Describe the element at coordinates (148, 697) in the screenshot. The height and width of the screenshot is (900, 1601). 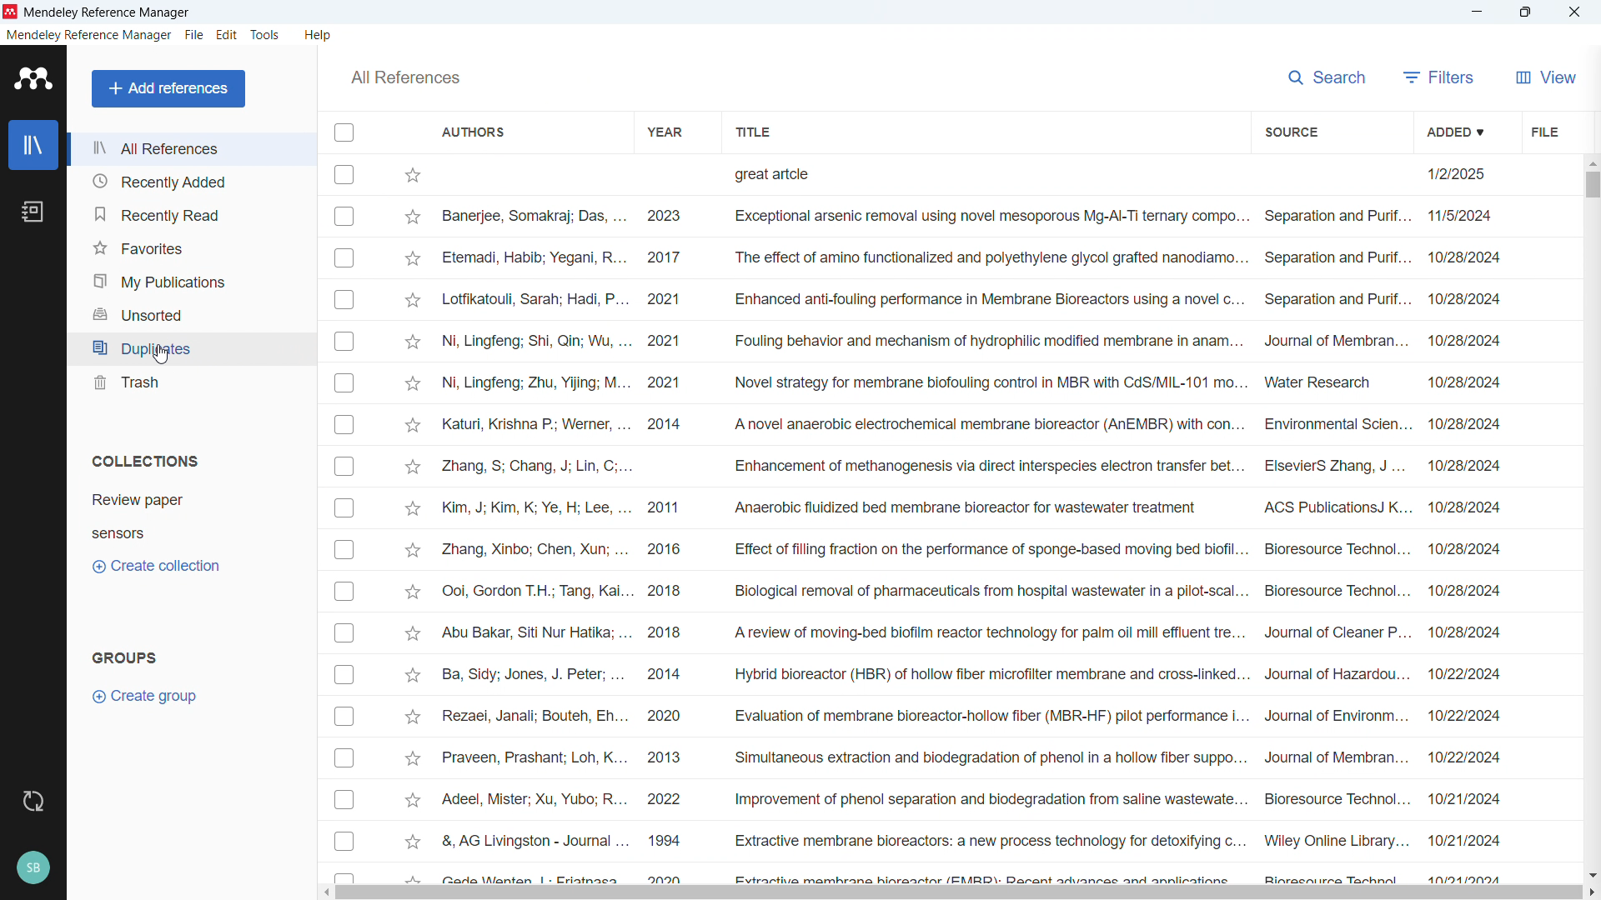
I see `Create group ` at that location.